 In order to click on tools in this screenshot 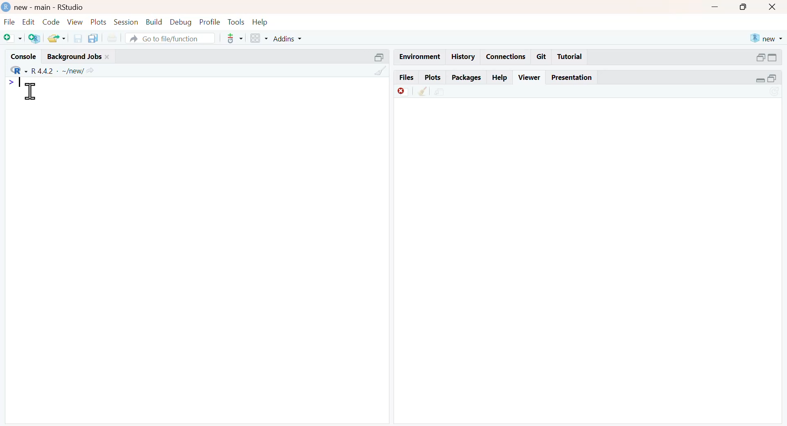, I will do `click(236, 21)`.